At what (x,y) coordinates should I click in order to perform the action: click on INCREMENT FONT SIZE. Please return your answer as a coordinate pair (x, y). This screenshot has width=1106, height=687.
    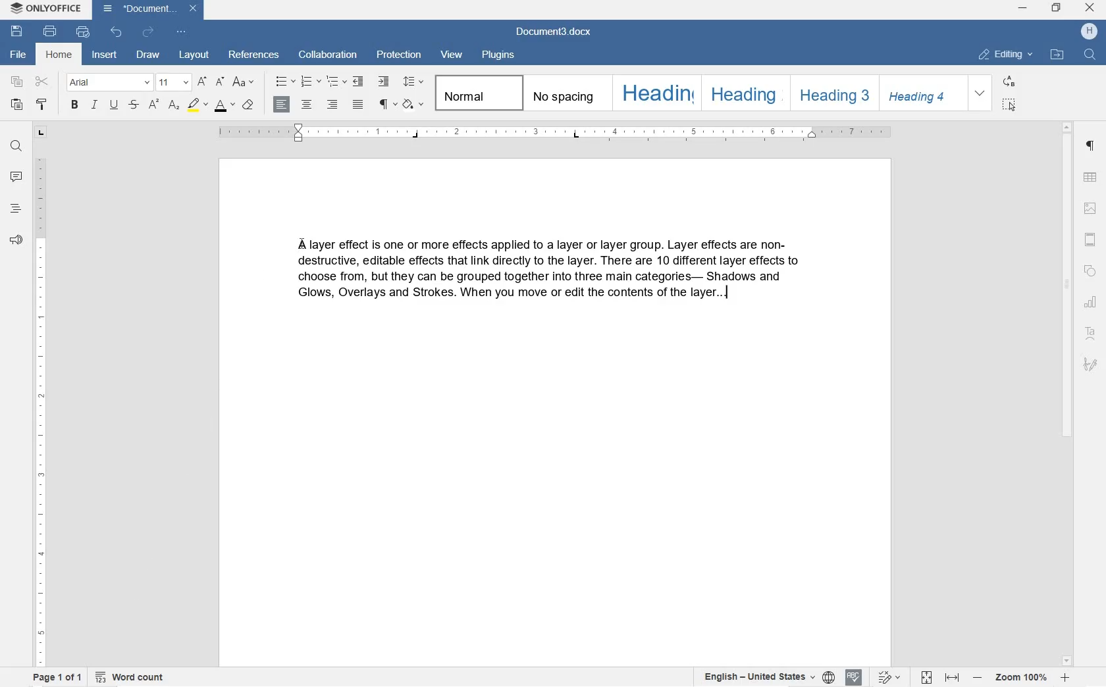
    Looking at the image, I should click on (201, 80).